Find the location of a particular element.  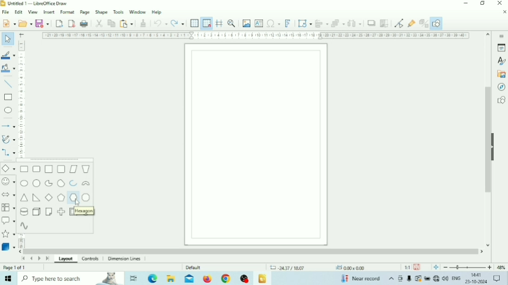

Cross is located at coordinates (61, 212).